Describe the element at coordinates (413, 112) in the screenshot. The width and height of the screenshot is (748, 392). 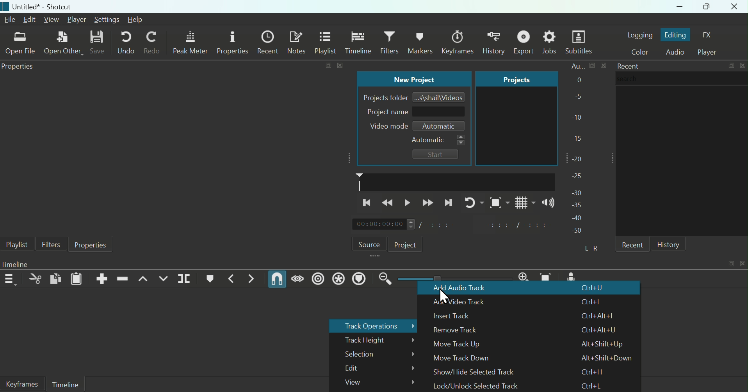
I see `Project name` at that location.